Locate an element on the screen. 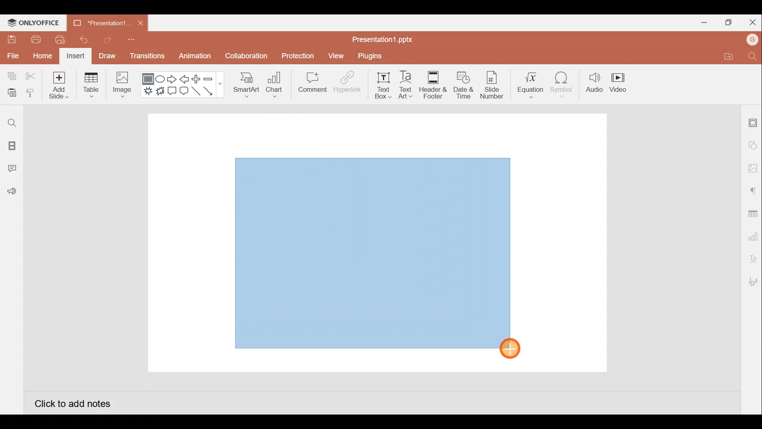  Comment is located at coordinates (310, 84).